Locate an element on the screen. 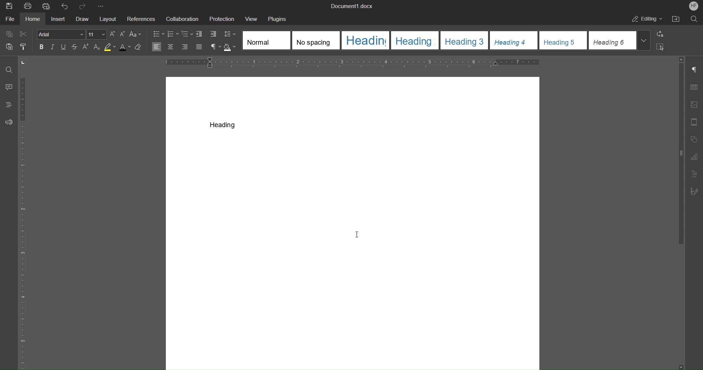 The height and width of the screenshot is (370, 703). Highlight is located at coordinates (110, 48).